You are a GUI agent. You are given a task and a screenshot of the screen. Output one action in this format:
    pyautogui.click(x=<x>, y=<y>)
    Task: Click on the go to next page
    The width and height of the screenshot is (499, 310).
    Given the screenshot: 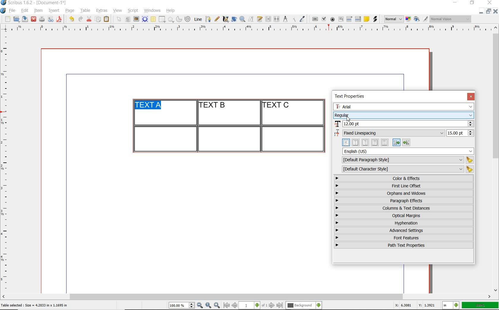 What is the action you would take?
    pyautogui.click(x=272, y=306)
    